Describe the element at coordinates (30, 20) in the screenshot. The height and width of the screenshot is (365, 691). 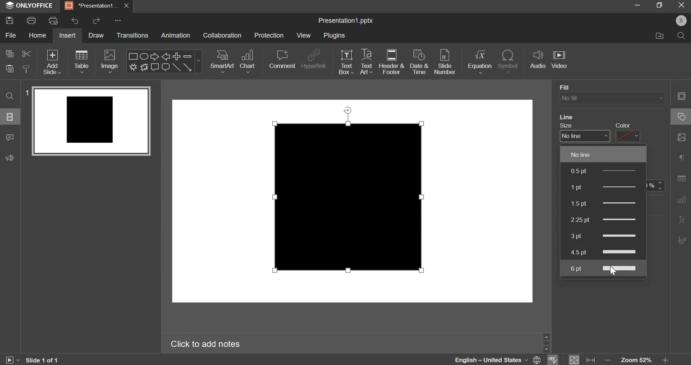
I see `print` at that location.